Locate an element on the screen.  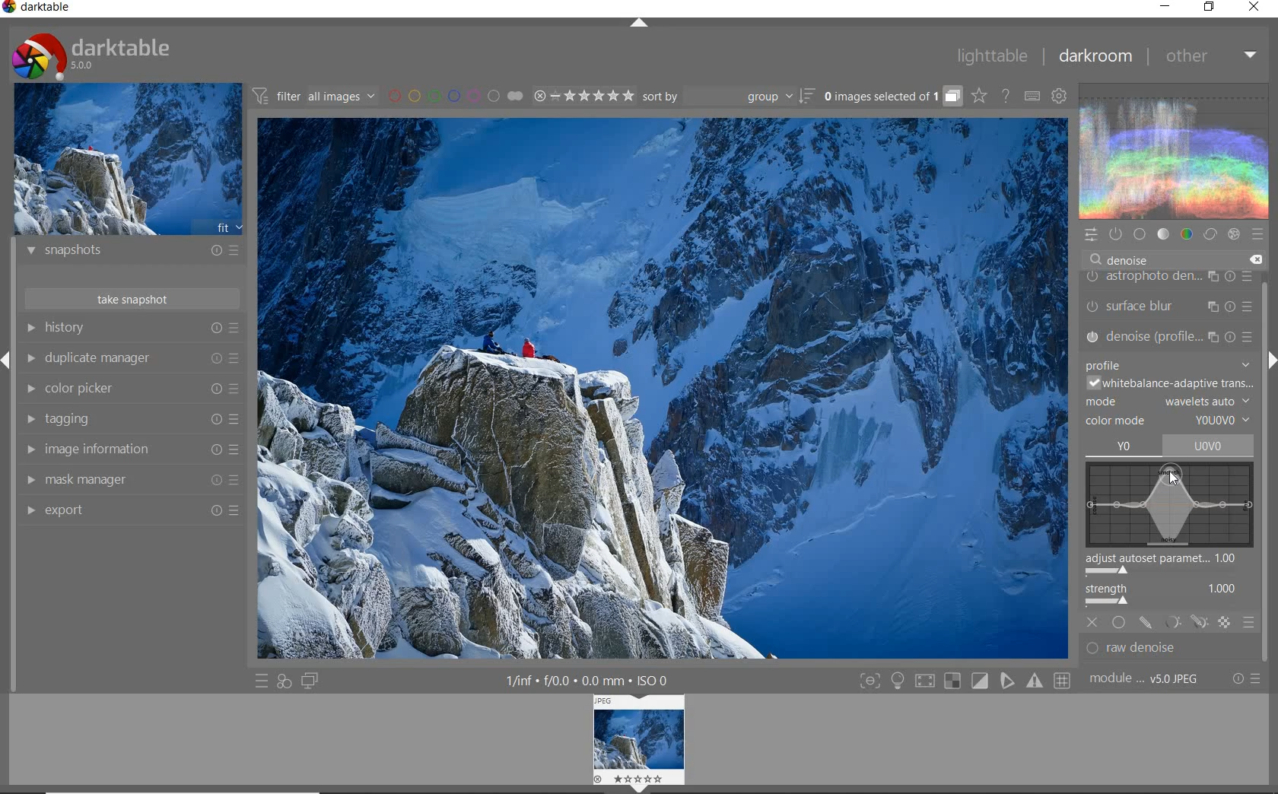
WAVELETS MAP is located at coordinates (1169, 503).